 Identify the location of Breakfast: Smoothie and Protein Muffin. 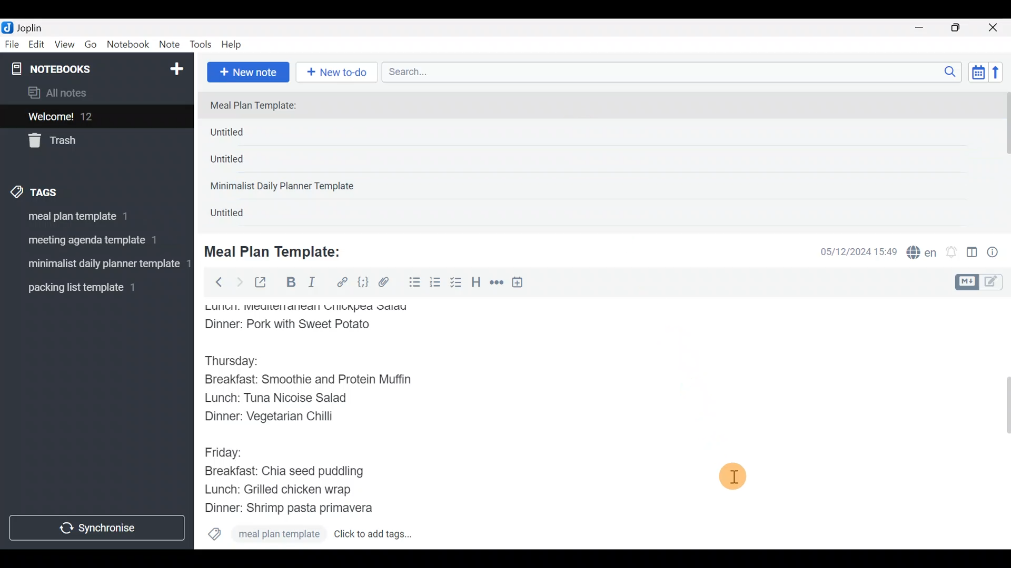
(309, 382).